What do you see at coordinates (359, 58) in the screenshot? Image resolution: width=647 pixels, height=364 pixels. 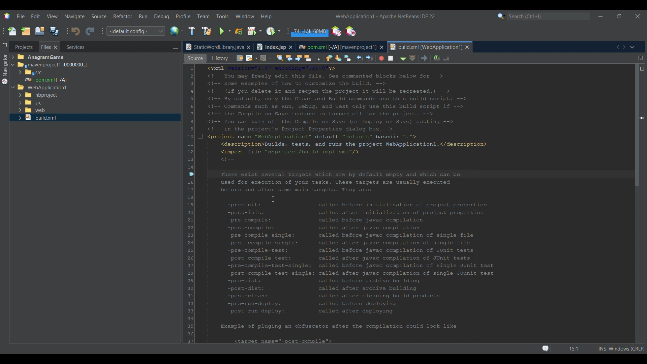 I see `Find next occurrence ` at bounding box center [359, 58].